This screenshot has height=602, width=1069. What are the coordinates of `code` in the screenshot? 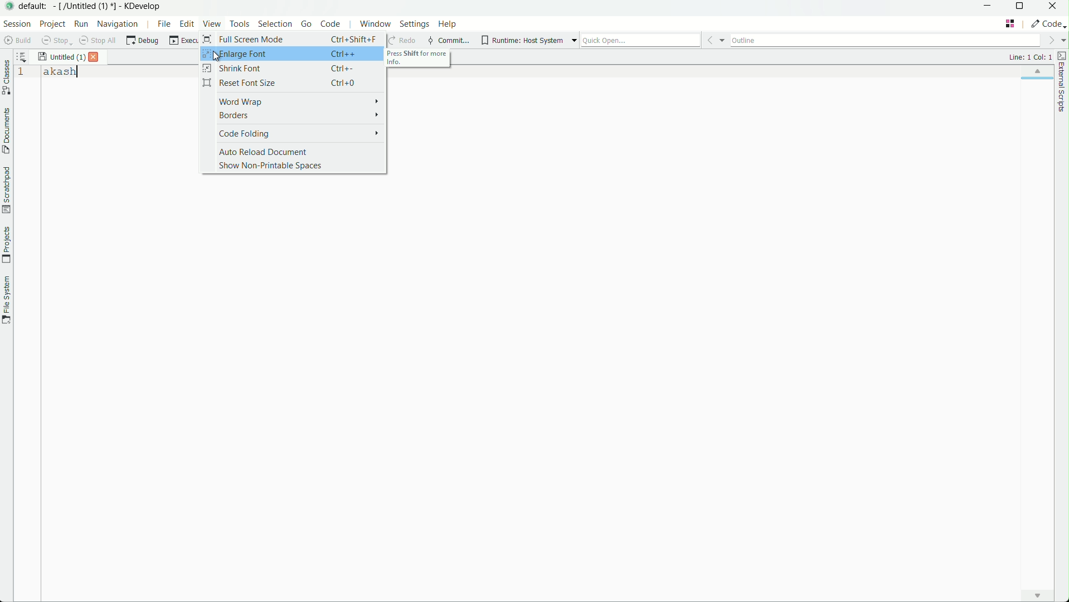 It's located at (330, 23).